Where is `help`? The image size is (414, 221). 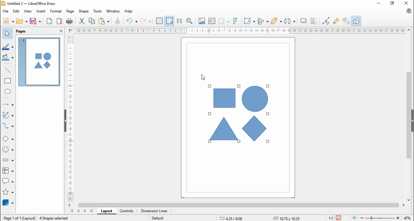
help is located at coordinates (128, 12).